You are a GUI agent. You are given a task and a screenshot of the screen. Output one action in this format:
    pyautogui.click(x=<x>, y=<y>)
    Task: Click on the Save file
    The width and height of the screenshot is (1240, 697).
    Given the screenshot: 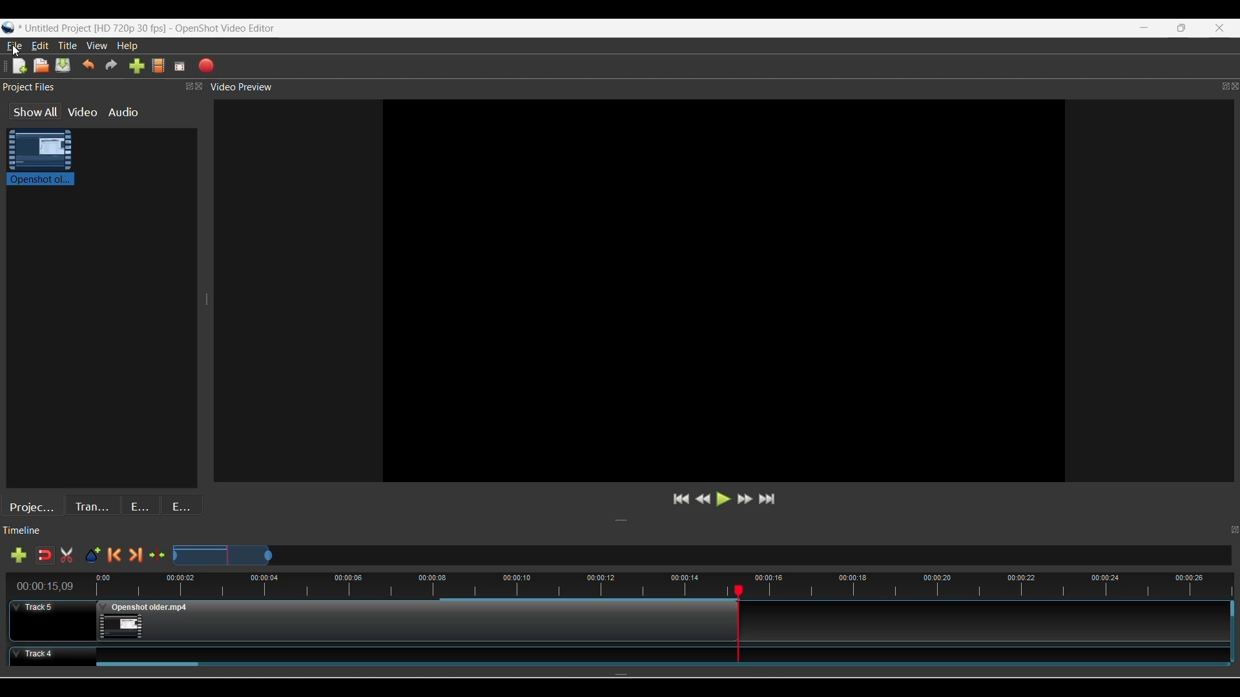 What is the action you would take?
    pyautogui.click(x=63, y=66)
    